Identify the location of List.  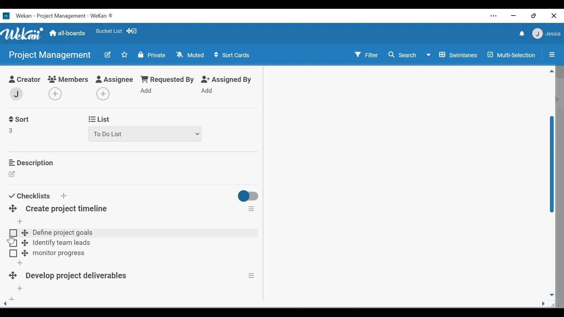
(98, 119).